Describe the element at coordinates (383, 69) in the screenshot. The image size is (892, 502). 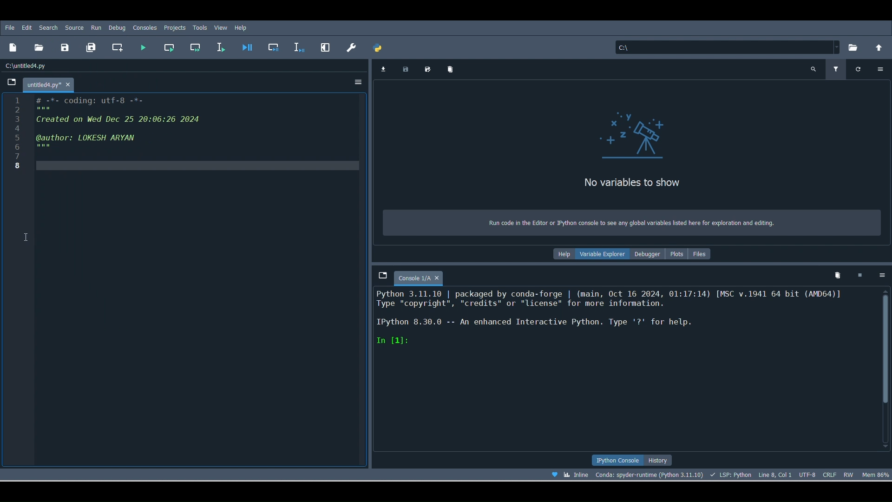
I see `Import data` at that location.